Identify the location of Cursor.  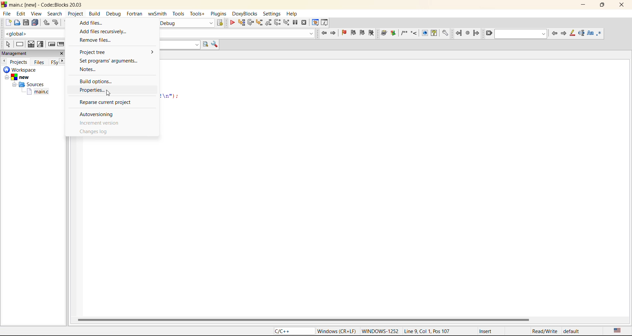
(107, 92).